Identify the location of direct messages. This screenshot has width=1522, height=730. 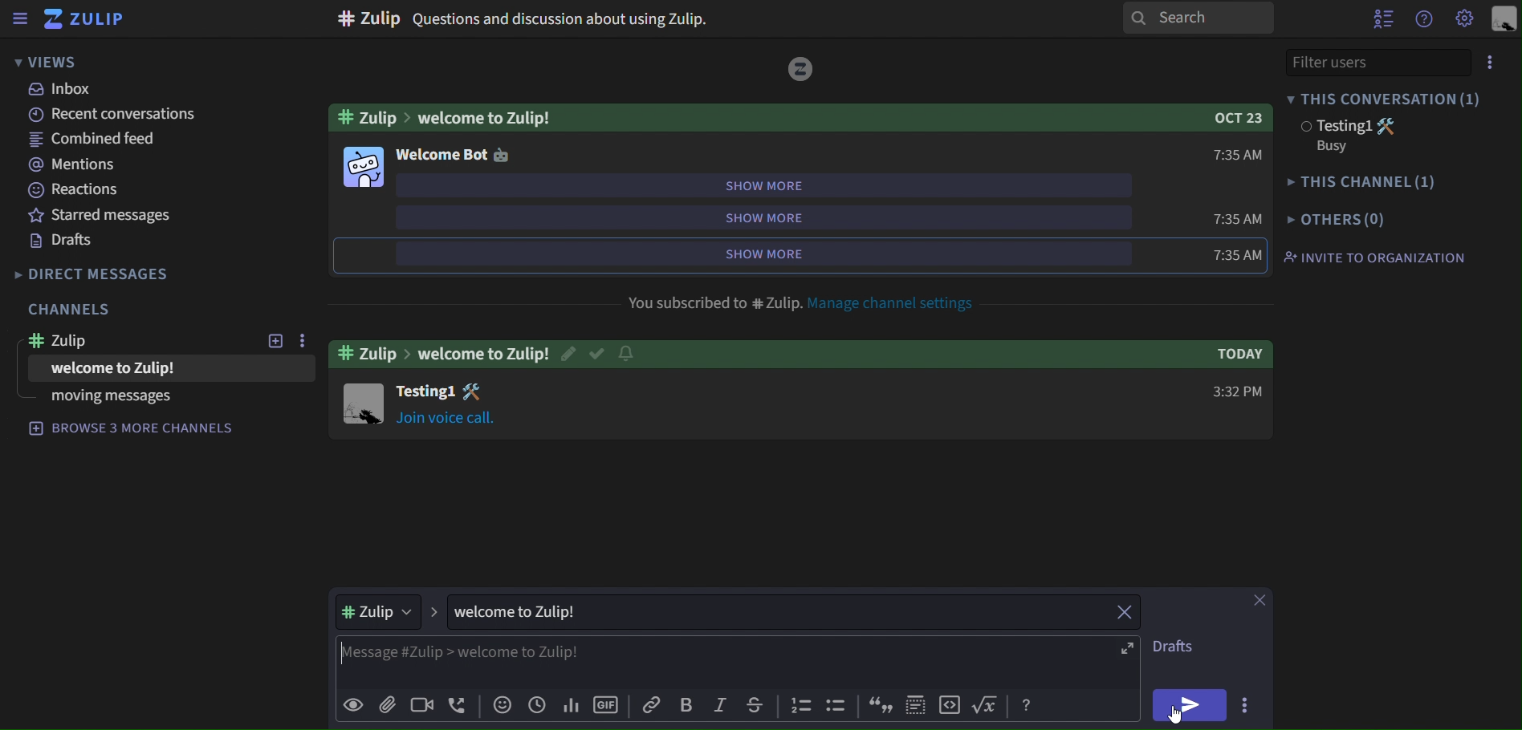
(94, 274).